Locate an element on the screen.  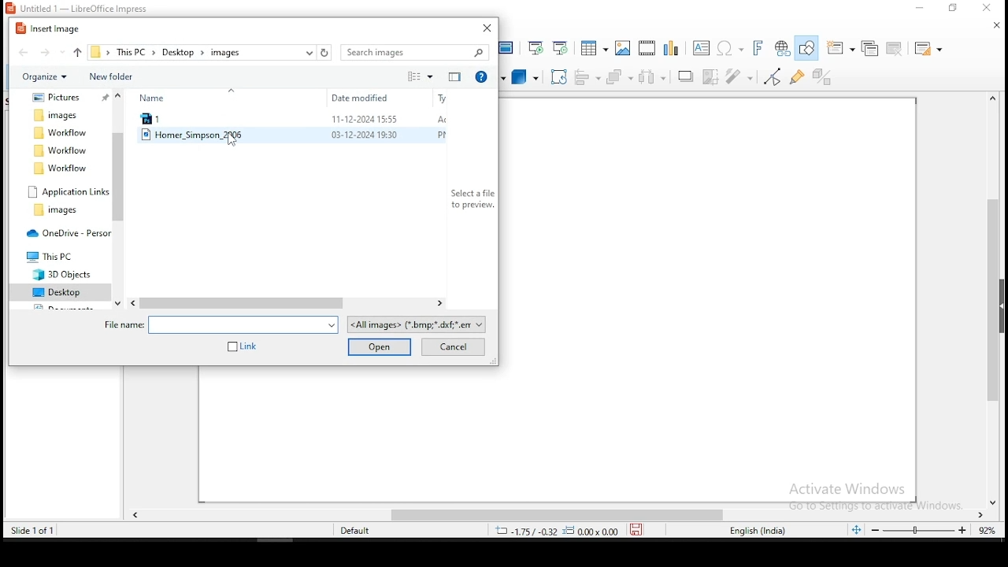
92% is located at coordinates (990, 532).